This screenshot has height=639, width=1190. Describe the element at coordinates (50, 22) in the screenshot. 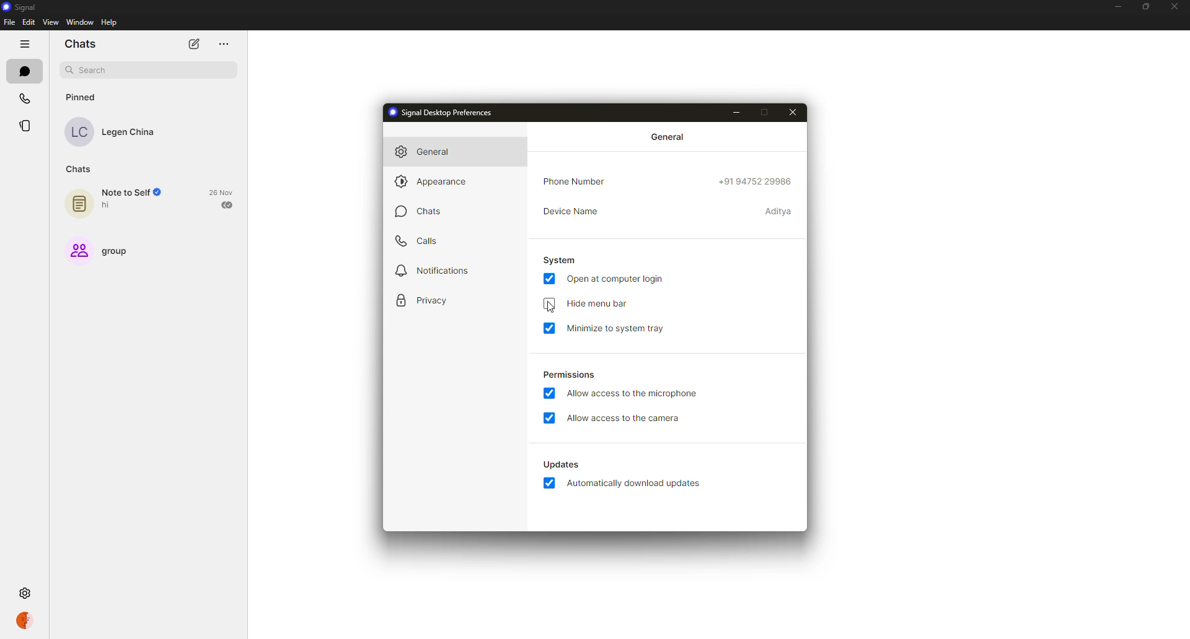

I see `view` at that location.